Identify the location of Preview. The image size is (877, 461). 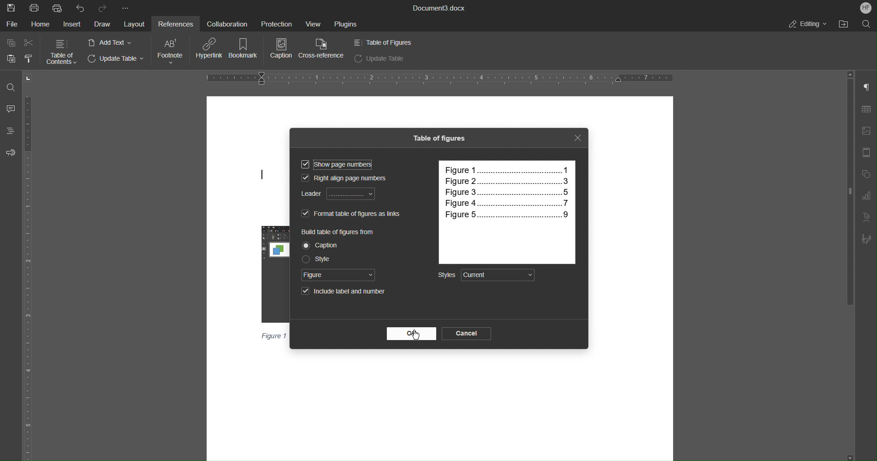
(506, 212).